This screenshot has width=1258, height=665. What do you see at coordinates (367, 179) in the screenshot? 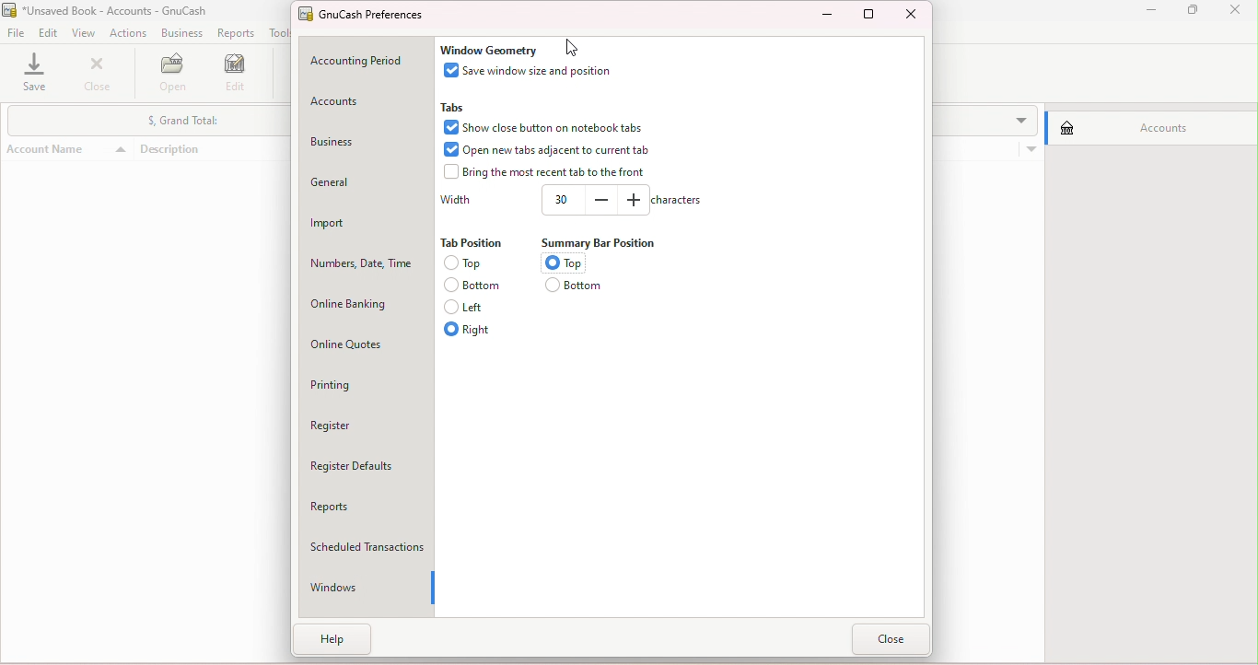
I see `General` at bounding box center [367, 179].